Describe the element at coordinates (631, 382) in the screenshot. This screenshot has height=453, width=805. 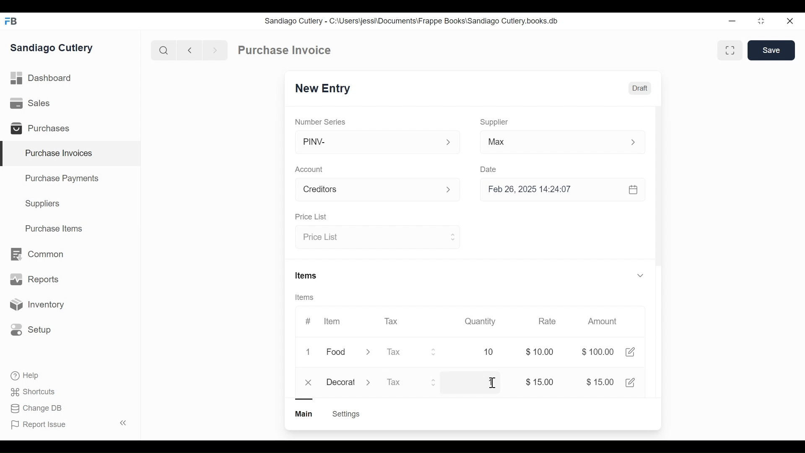
I see `Edit` at that location.